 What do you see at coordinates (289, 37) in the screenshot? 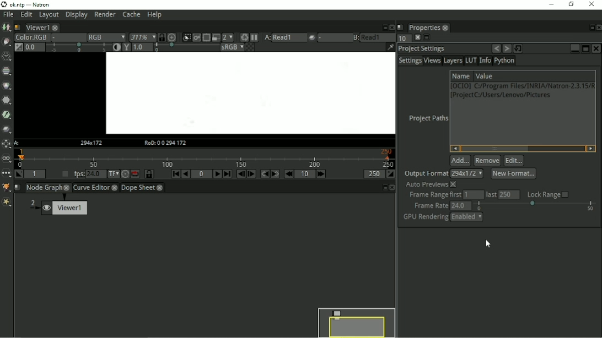
I see `a menu` at bounding box center [289, 37].